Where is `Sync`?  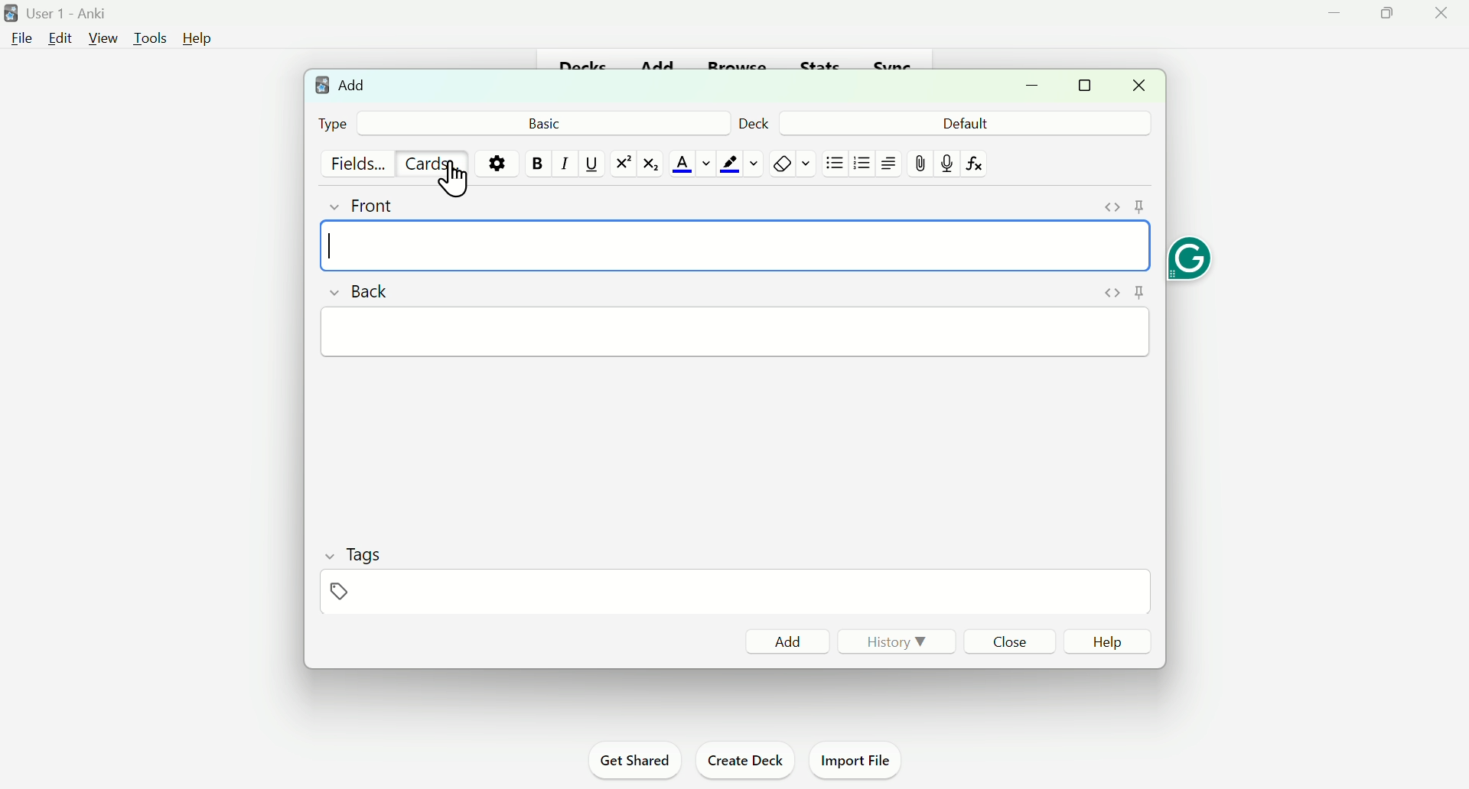
Sync is located at coordinates (891, 63).